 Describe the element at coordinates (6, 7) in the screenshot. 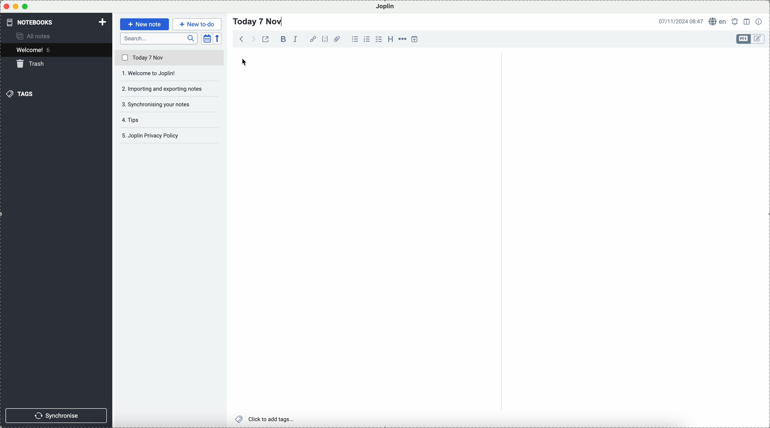

I see `close` at that location.